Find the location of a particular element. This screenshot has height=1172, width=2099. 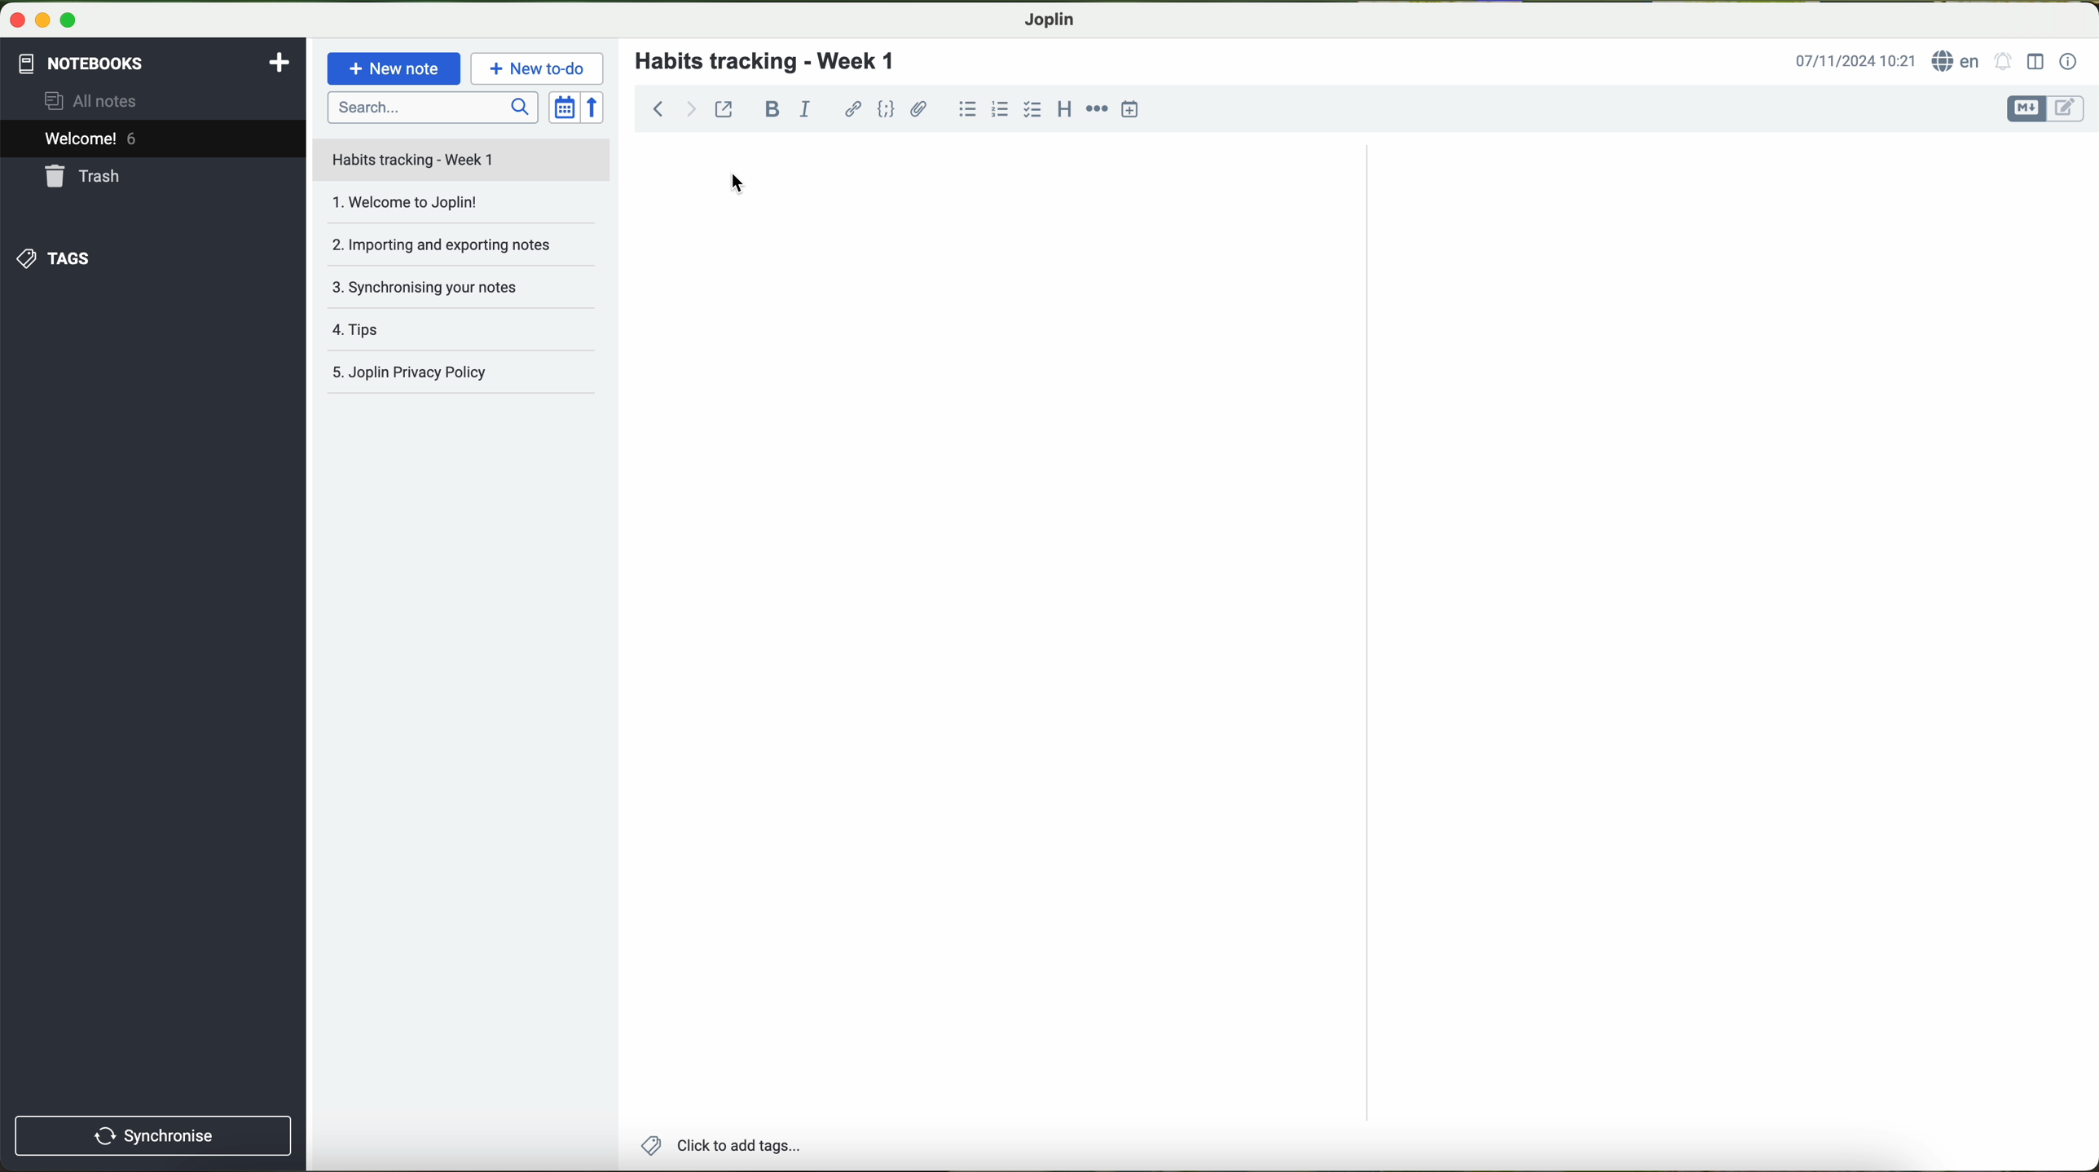

insert time is located at coordinates (1130, 109).